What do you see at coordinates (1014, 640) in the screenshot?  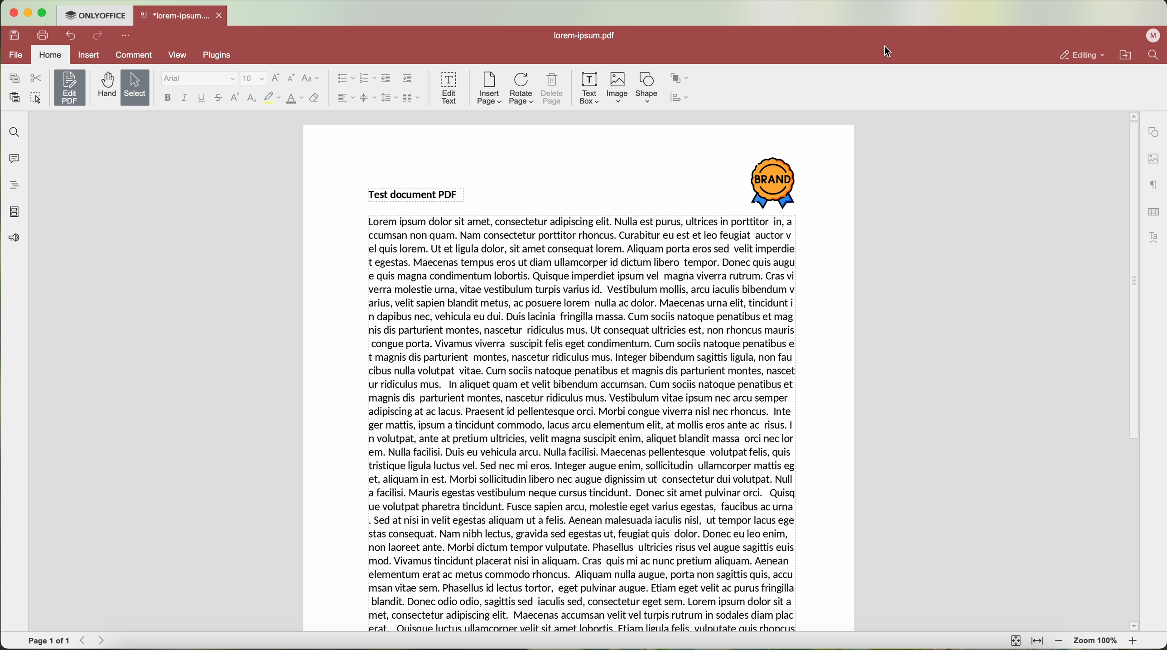 I see `fit to page` at bounding box center [1014, 640].